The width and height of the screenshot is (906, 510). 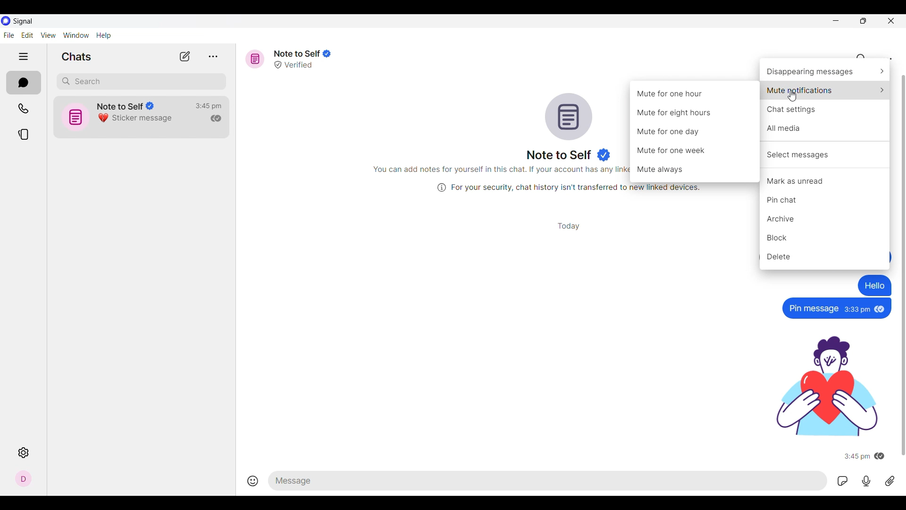 I want to click on File menu, so click(x=8, y=35).